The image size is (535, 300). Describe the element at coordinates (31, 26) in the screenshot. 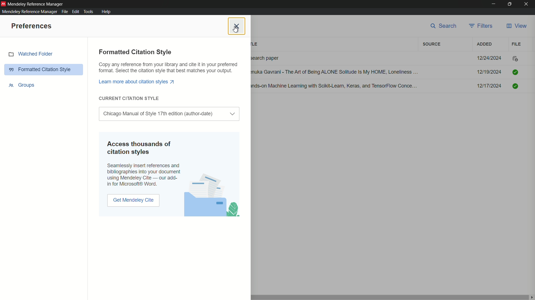

I see `preferences` at that location.